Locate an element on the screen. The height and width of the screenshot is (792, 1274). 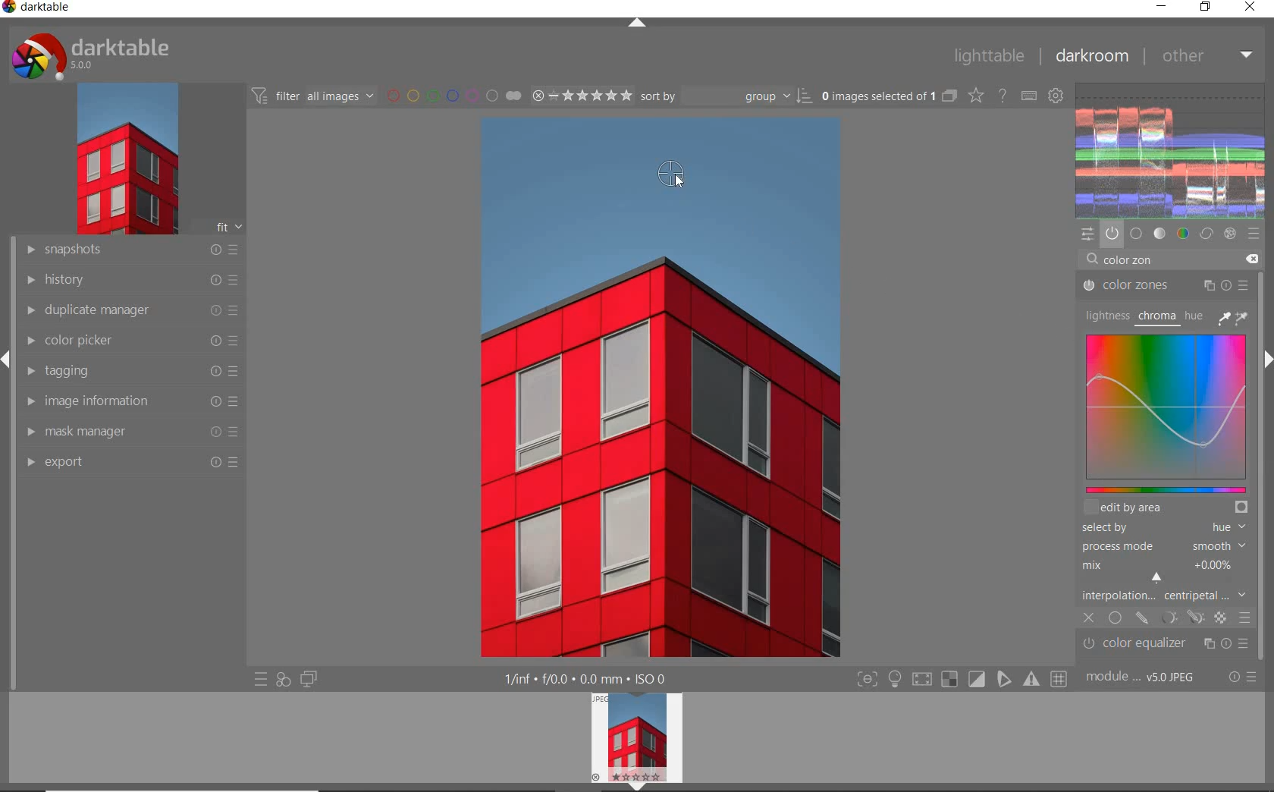
expand/collapse is located at coordinates (1266, 362).